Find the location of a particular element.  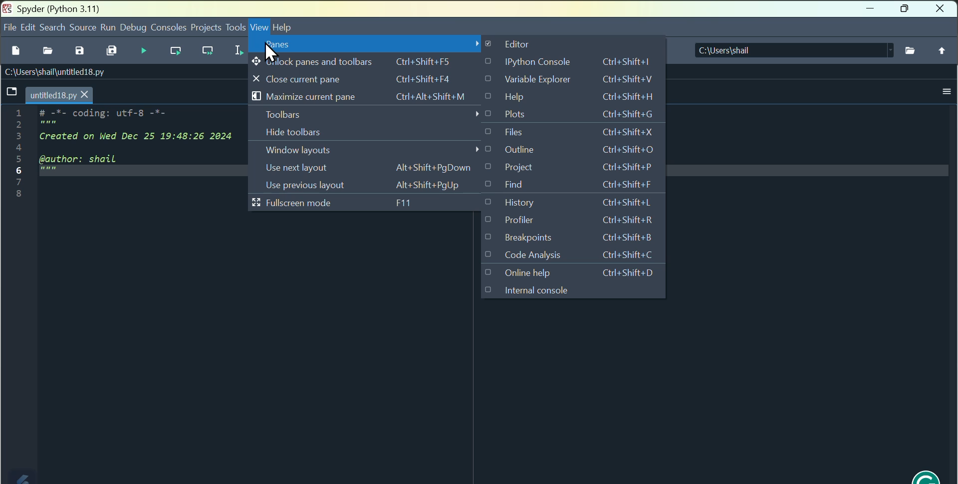

Code analysis is located at coordinates (569, 254).